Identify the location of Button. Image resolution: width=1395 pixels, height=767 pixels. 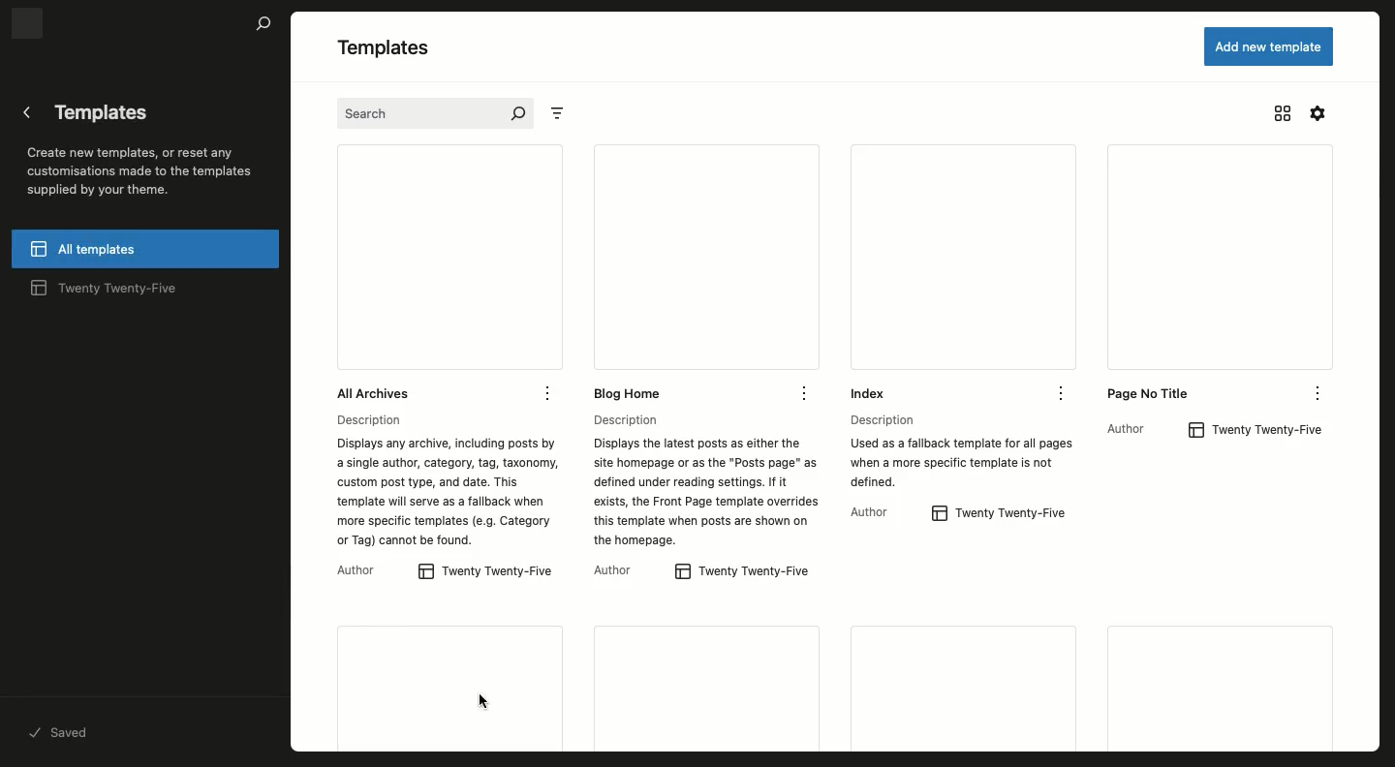
(1193, 429).